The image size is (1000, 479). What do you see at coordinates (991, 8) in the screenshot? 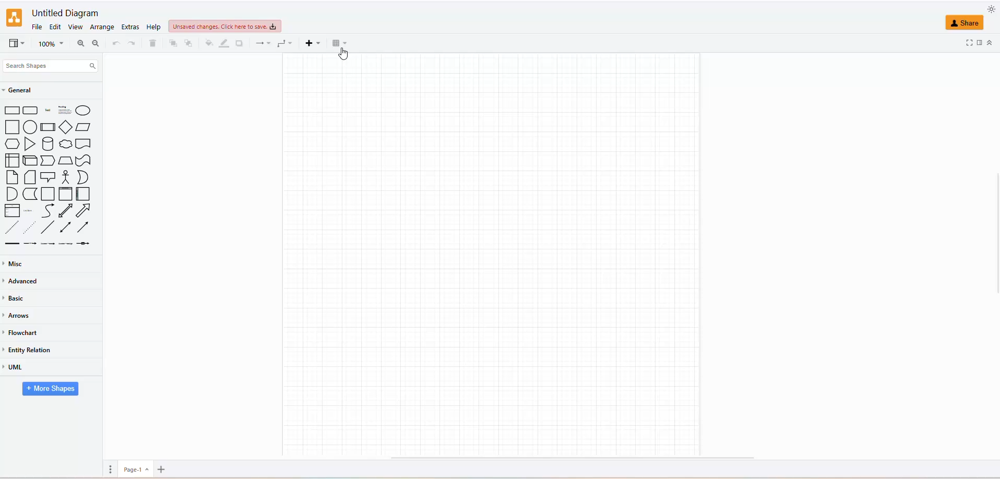
I see `appearance` at bounding box center [991, 8].